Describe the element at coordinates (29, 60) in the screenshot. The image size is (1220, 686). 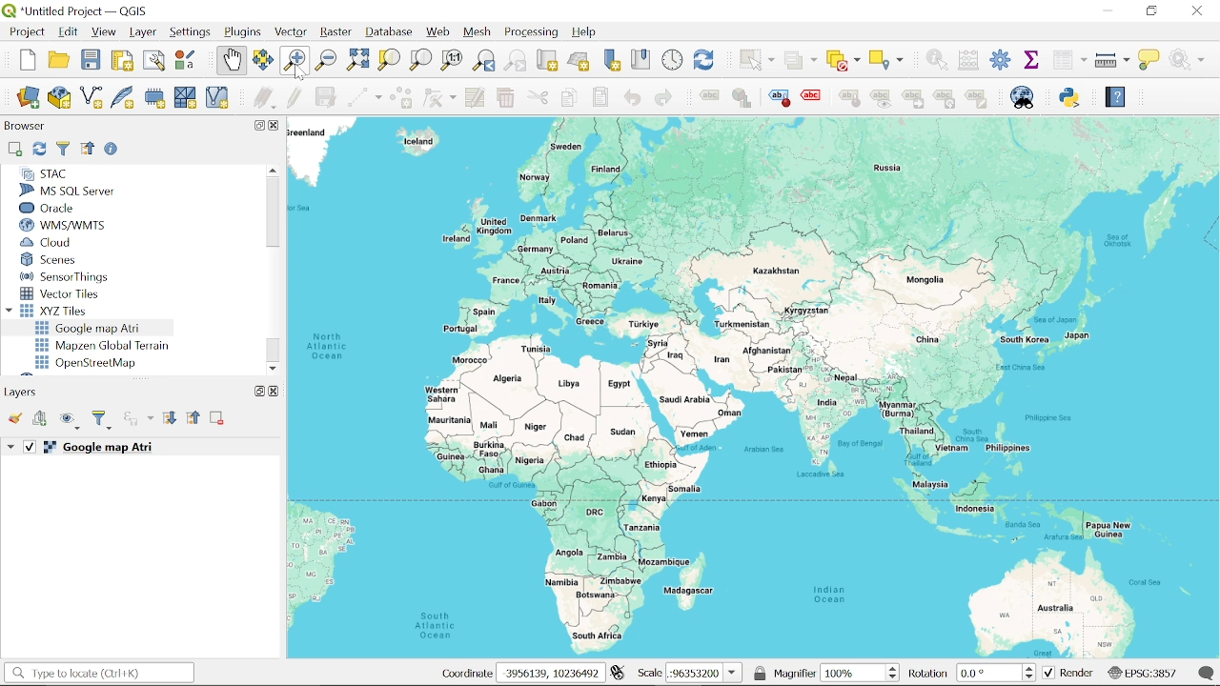
I see `New project` at that location.